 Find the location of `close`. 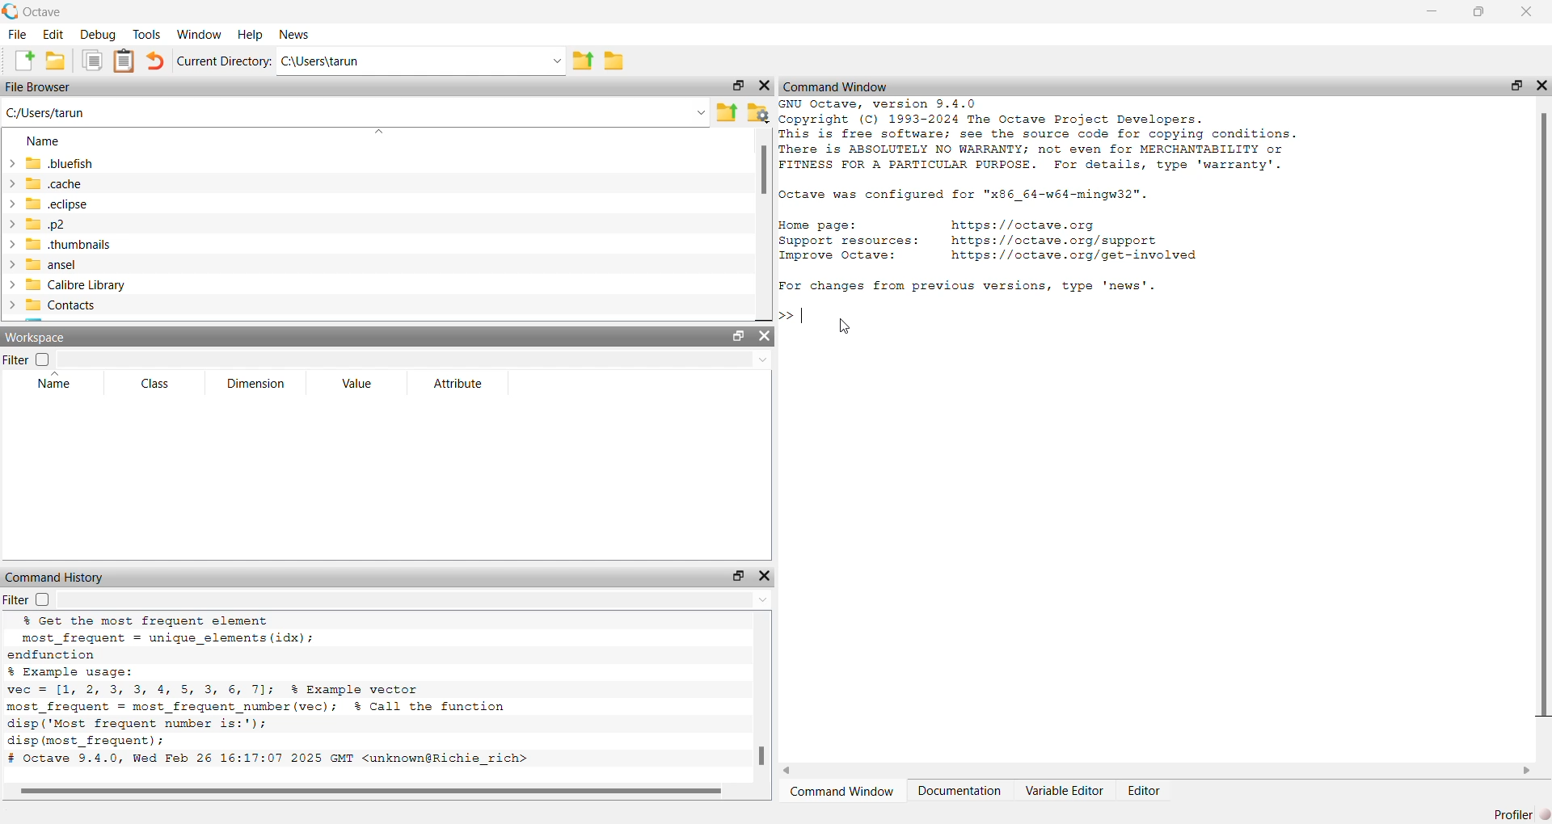

close is located at coordinates (1525, 11).